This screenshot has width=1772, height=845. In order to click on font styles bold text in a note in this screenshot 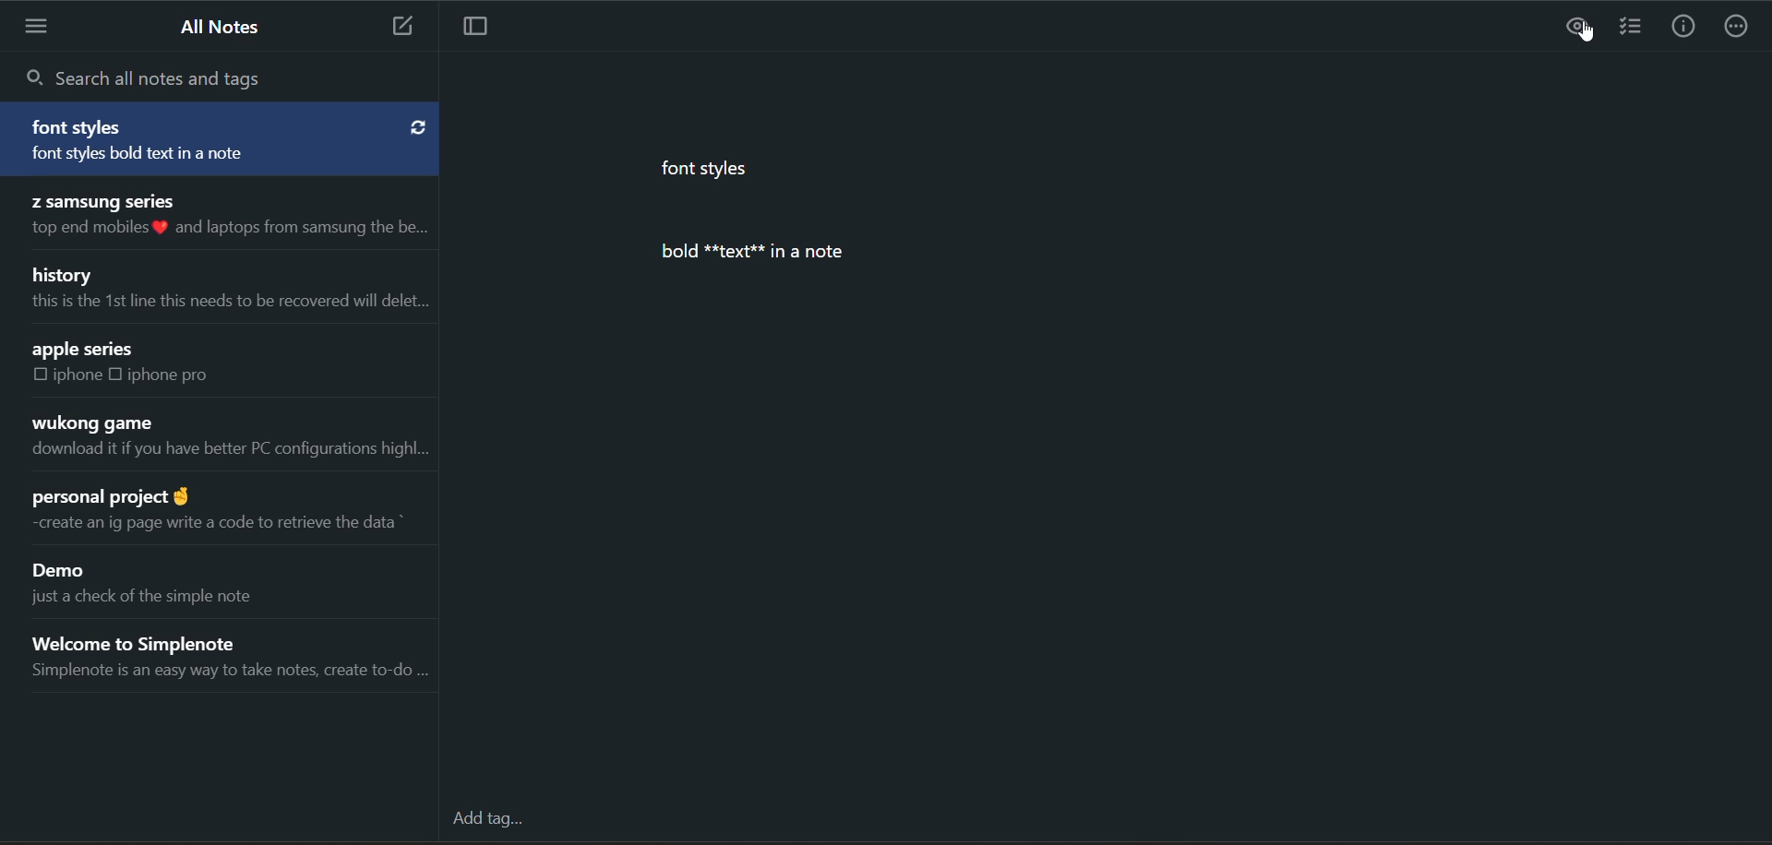, I will do `click(174, 156)`.